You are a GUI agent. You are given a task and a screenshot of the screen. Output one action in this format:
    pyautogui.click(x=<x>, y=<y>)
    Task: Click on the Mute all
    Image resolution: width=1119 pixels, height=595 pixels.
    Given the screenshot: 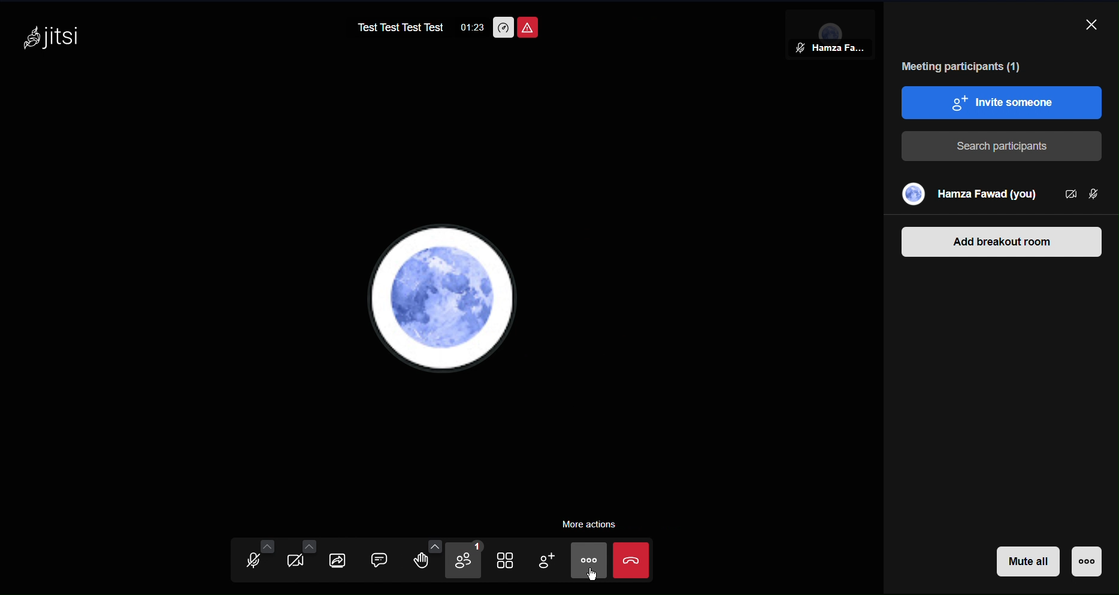 What is the action you would take?
    pyautogui.click(x=1029, y=563)
    